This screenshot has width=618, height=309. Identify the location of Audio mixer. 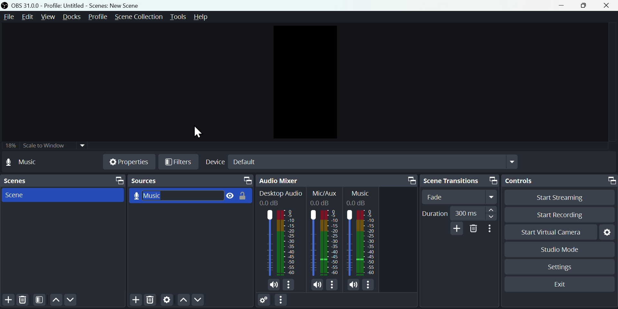
(336, 180).